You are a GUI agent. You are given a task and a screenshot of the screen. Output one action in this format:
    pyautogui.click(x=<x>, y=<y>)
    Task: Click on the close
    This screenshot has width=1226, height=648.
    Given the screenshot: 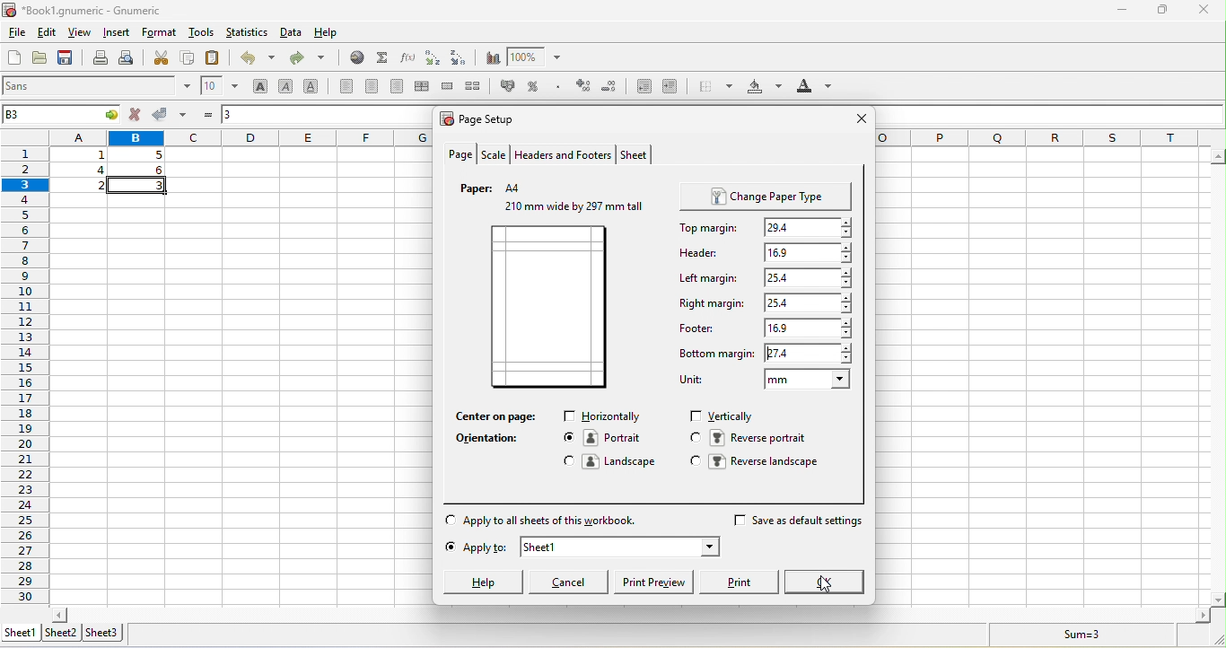 What is the action you would take?
    pyautogui.click(x=859, y=120)
    